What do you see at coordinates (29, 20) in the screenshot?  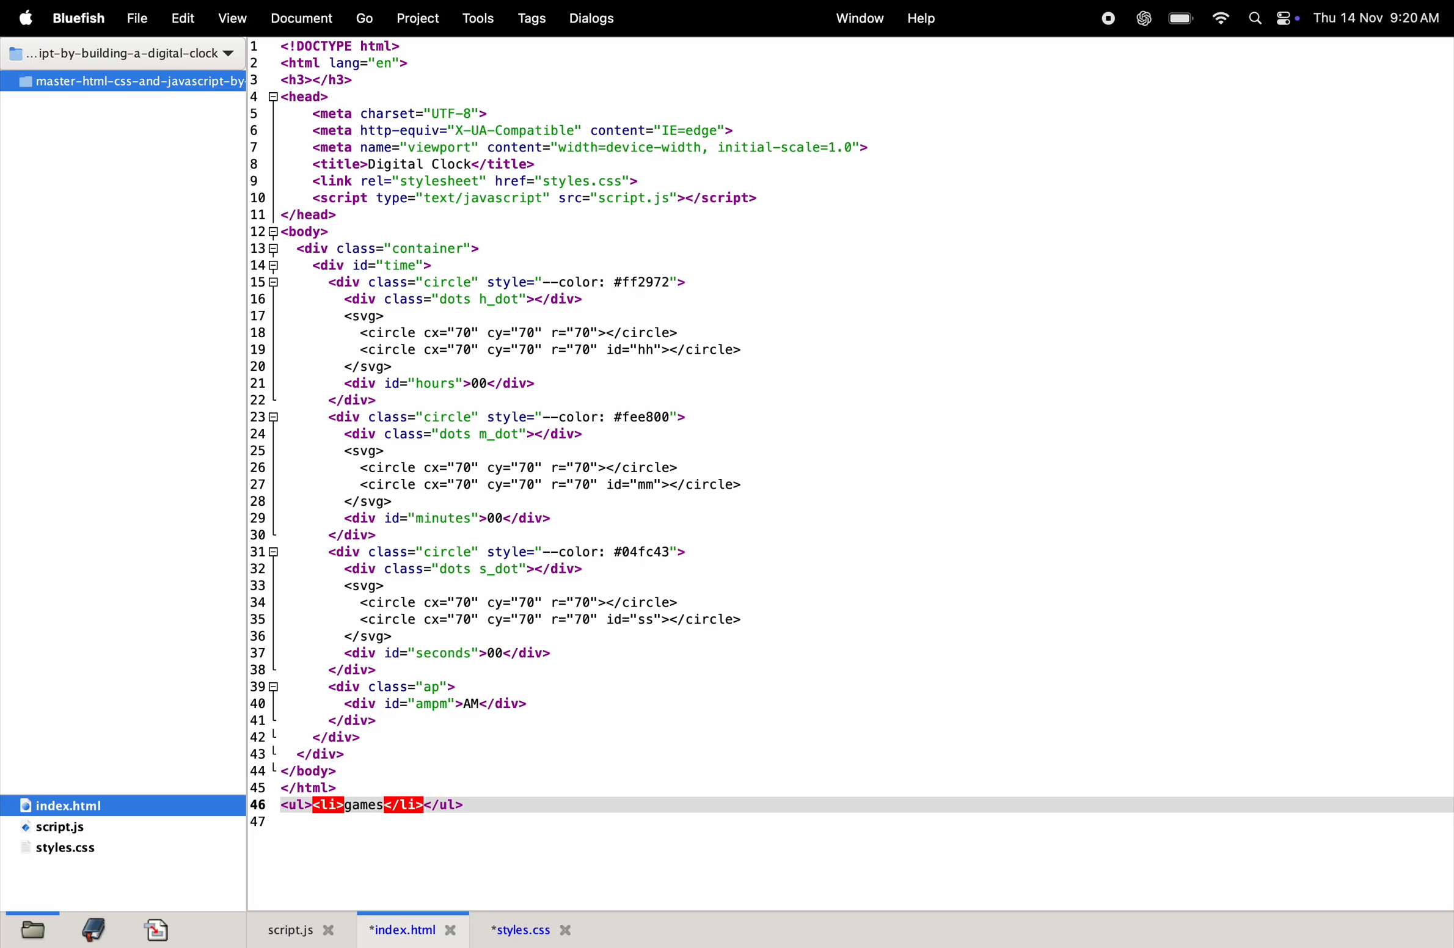 I see `apple menu` at bounding box center [29, 20].